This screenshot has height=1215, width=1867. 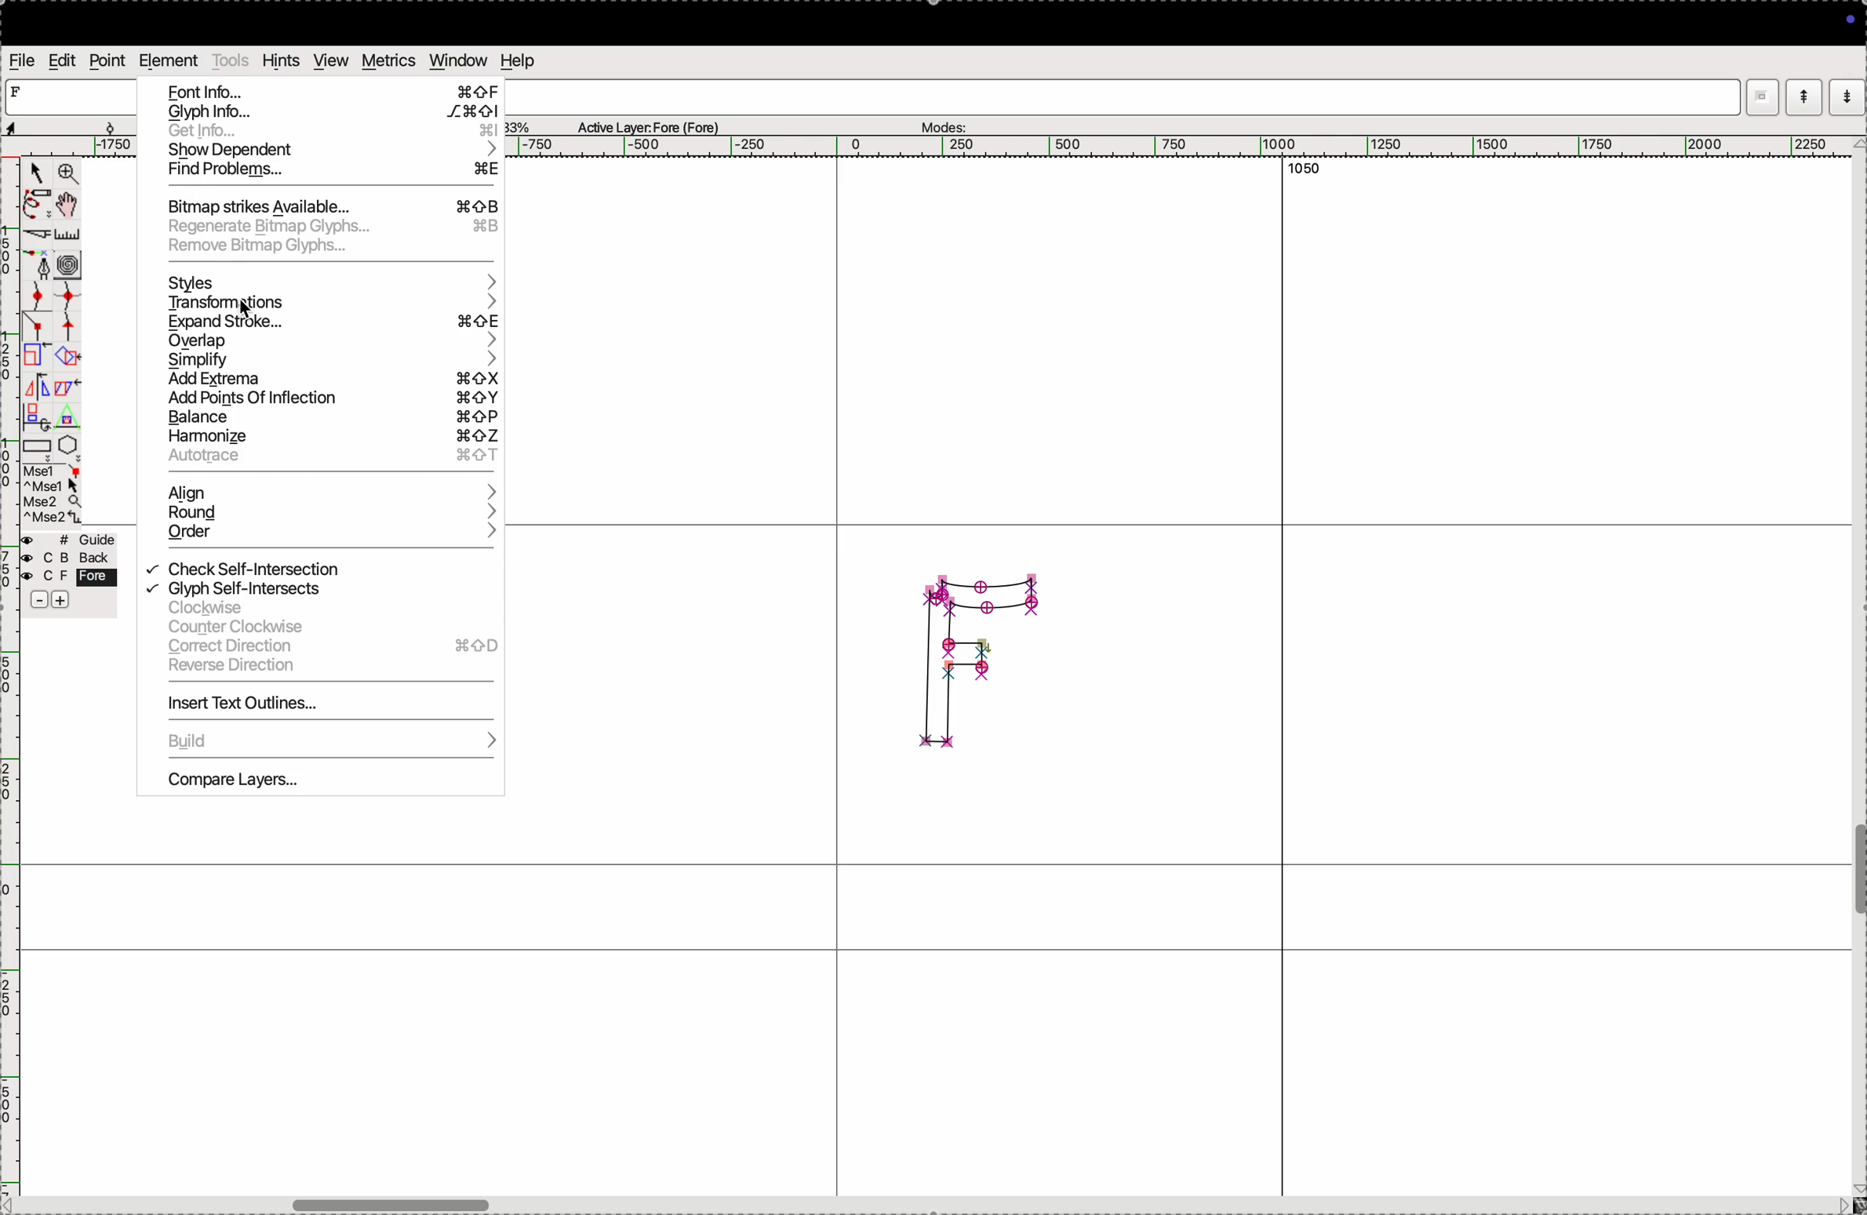 I want to click on mirror, so click(x=50, y=389).